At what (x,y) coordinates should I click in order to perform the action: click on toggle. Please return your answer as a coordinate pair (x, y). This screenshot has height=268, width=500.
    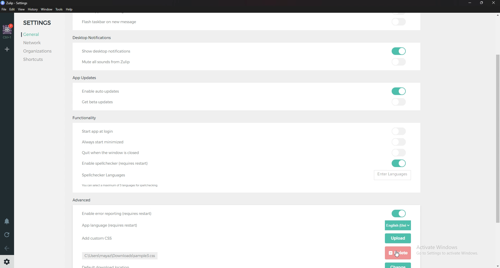
    Looking at the image, I should click on (399, 51).